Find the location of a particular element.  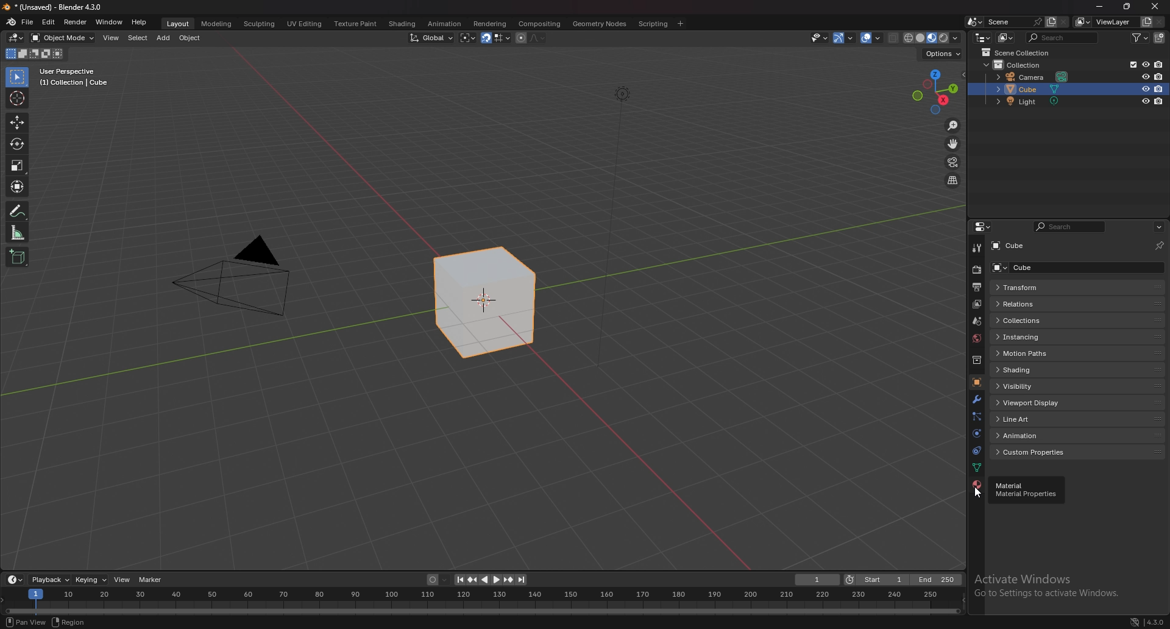

view is located at coordinates (123, 580).